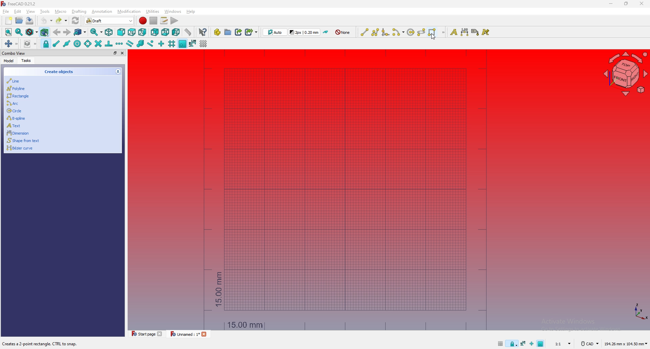 This screenshot has height=349, width=650. What do you see at coordinates (183, 44) in the screenshot?
I see `snap working plane` at bounding box center [183, 44].